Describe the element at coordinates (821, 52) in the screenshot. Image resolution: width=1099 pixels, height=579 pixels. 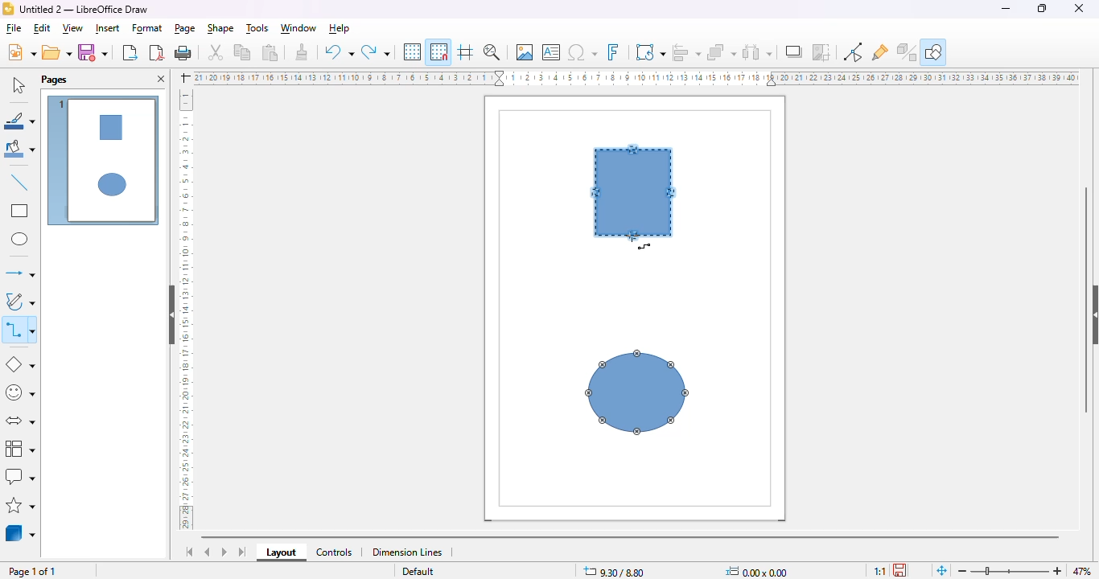
I see `crop image` at that location.